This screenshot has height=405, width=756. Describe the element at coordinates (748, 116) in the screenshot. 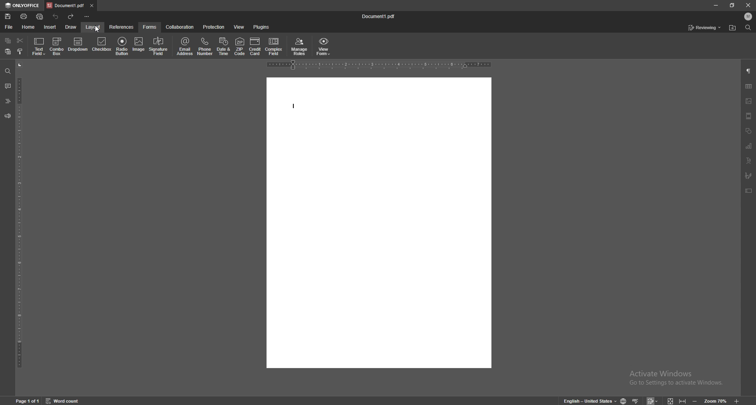

I see `header and footer` at that location.